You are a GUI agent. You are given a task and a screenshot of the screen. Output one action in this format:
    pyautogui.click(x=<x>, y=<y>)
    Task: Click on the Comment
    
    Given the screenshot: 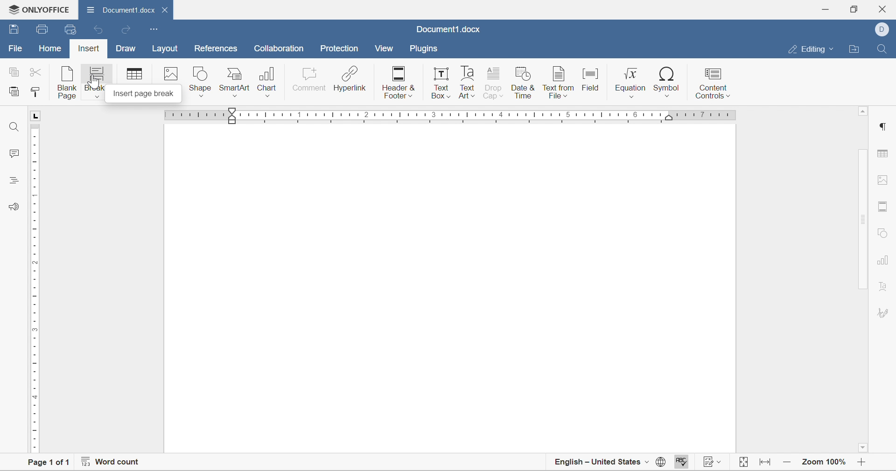 What is the action you would take?
    pyautogui.click(x=309, y=83)
    